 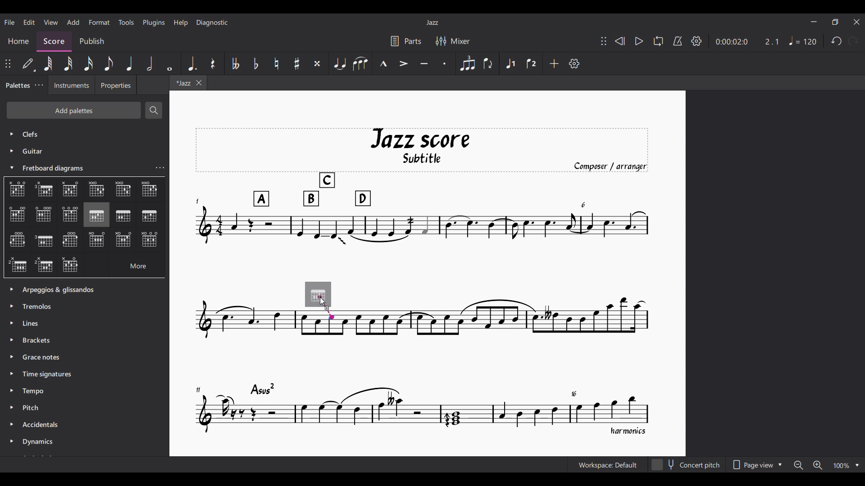 What do you see at coordinates (404, 63) in the screenshot?
I see `Accent` at bounding box center [404, 63].